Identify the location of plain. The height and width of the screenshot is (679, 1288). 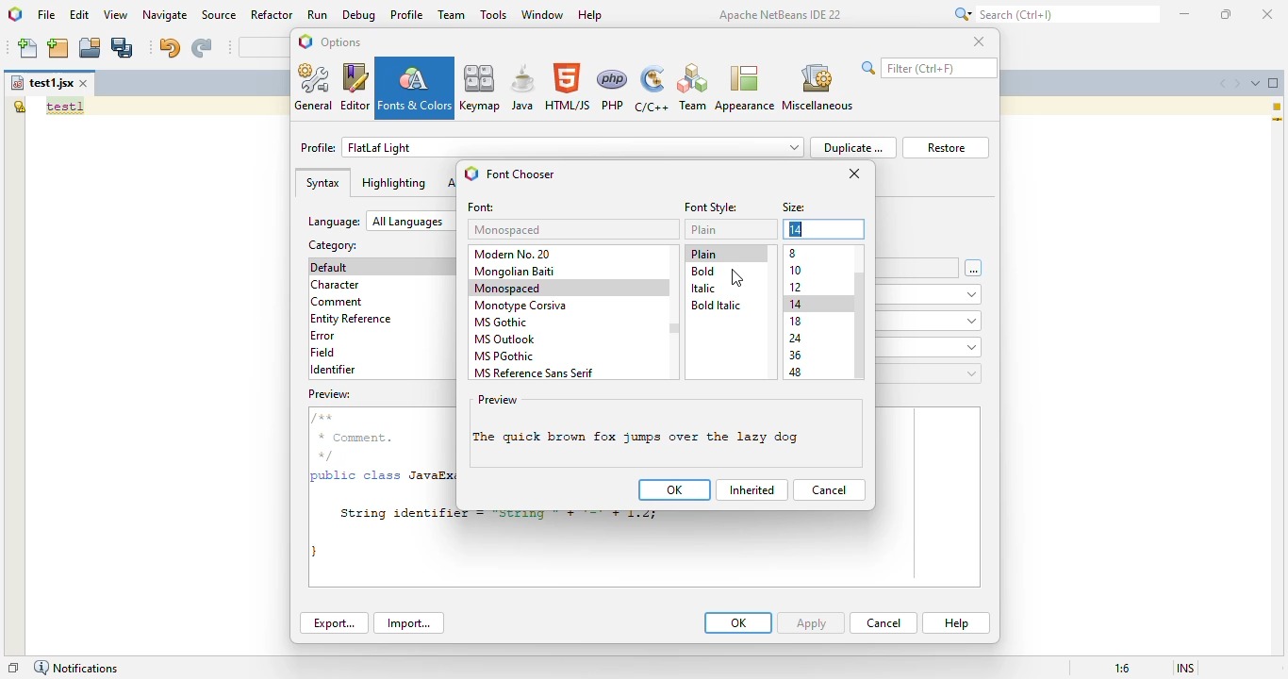
(704, 254).